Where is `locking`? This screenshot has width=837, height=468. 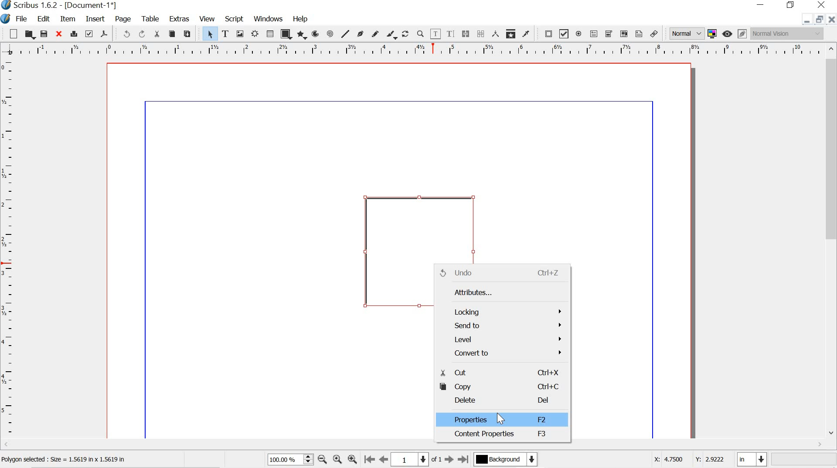 locking is located at coordinates (500, 310).